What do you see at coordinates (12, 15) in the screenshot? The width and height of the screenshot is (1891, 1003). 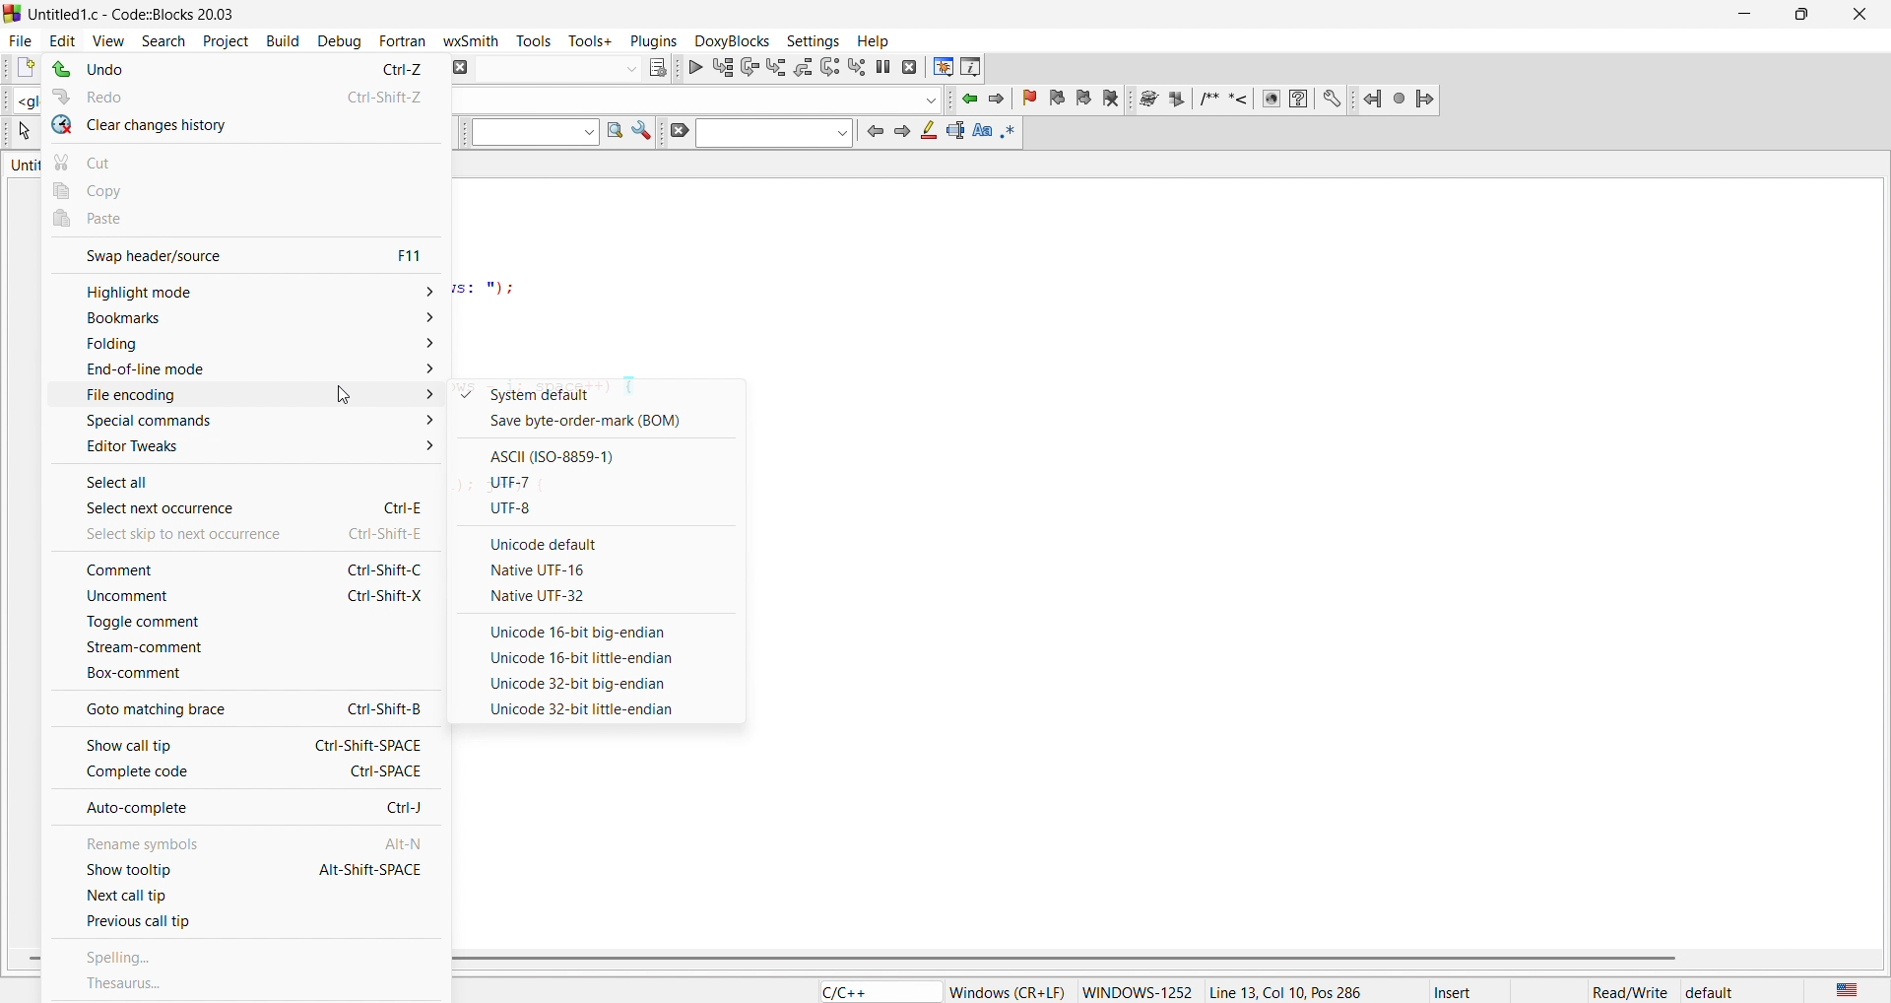 I see `code blocks logo` at bounding box center [12, 15].